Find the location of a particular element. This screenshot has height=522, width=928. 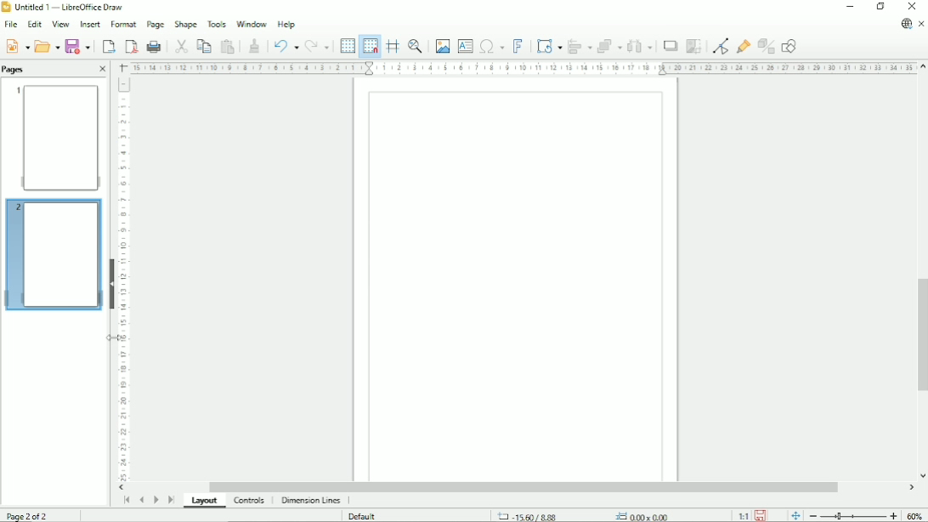

View is located at coordinates (59, 24).